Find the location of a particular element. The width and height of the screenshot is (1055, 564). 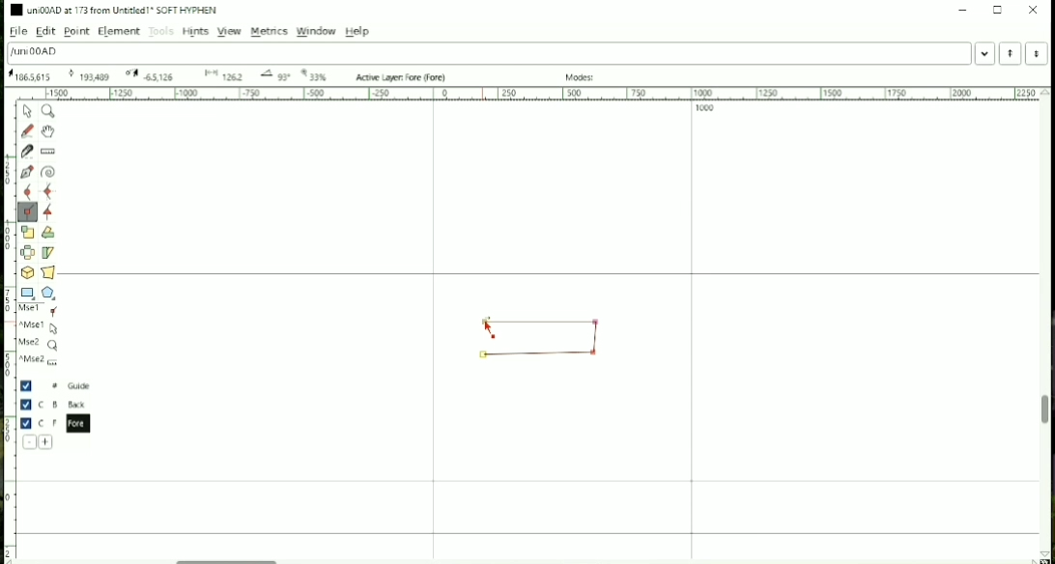

Vertical scale is located at coordinates (10, 324).